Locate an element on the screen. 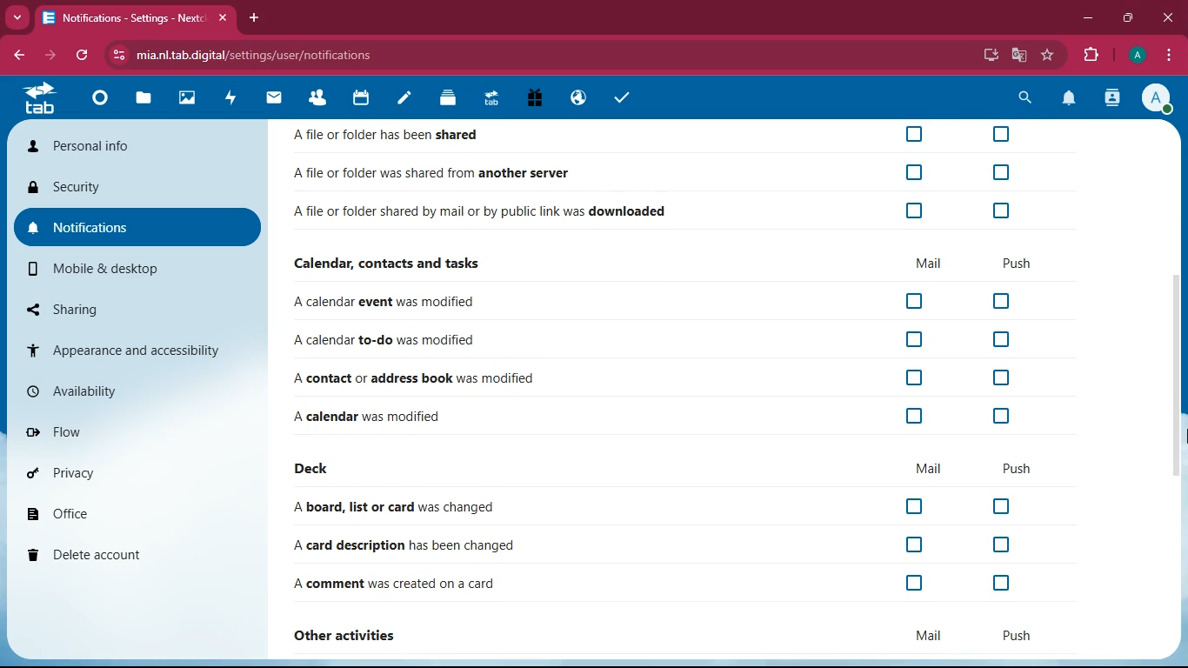 The width and height of the screenshot is (1188, 668). off is located at coordinates (1004, 505).